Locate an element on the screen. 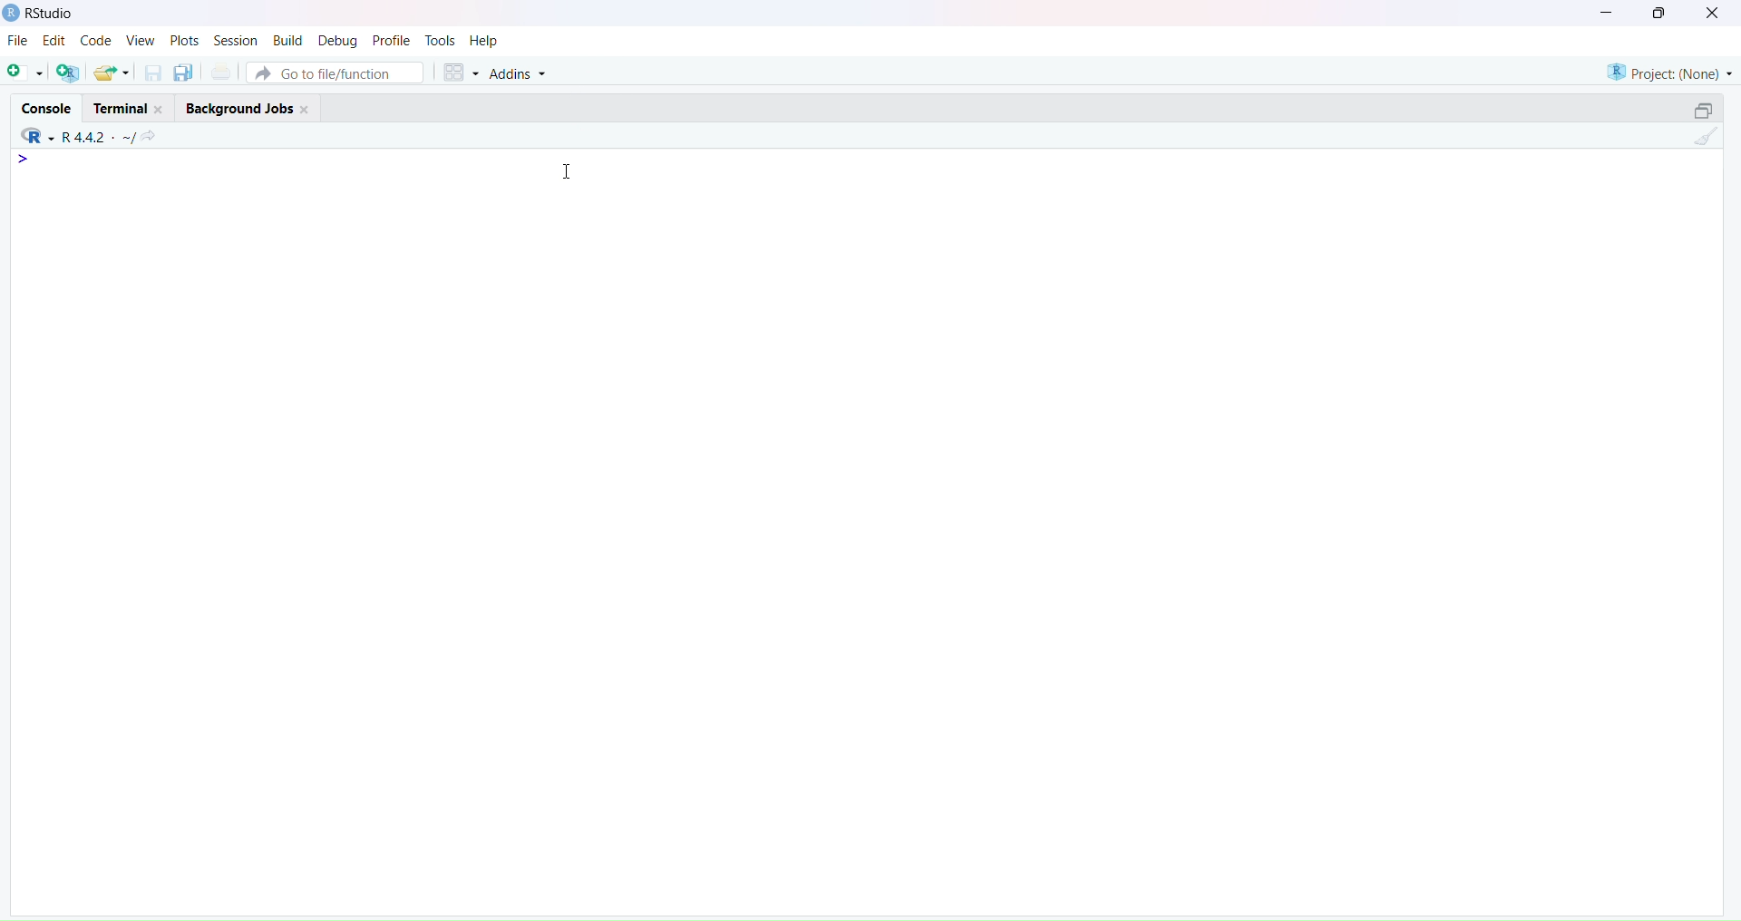  tools is located at coordinates (440, 40).